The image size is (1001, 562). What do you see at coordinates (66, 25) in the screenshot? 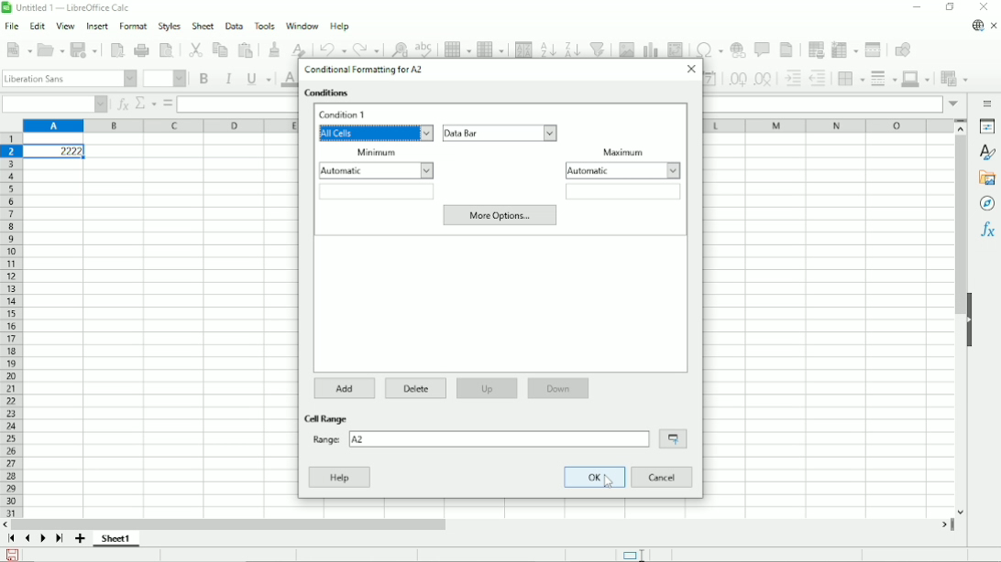
I see `View` at bounding box center [66, 25].